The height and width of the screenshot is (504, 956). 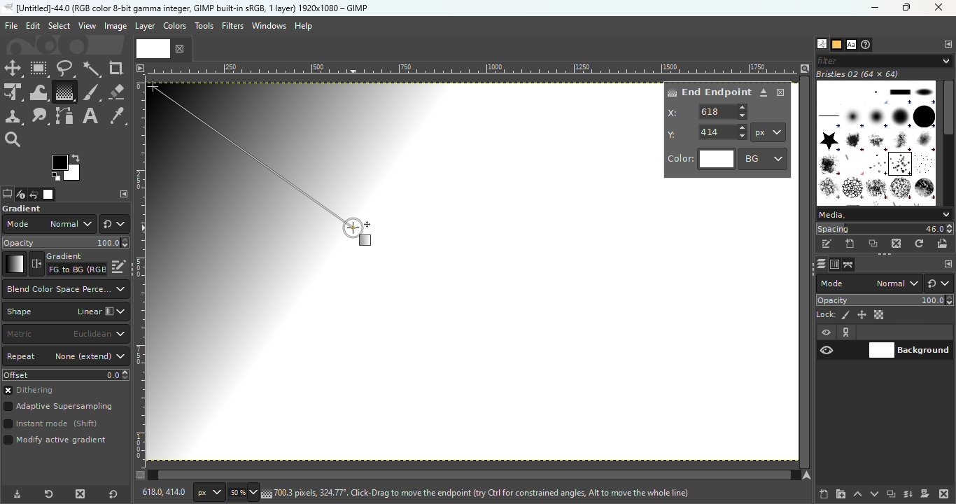 I want to click on Edit this brush, so click(x=827, y=244).